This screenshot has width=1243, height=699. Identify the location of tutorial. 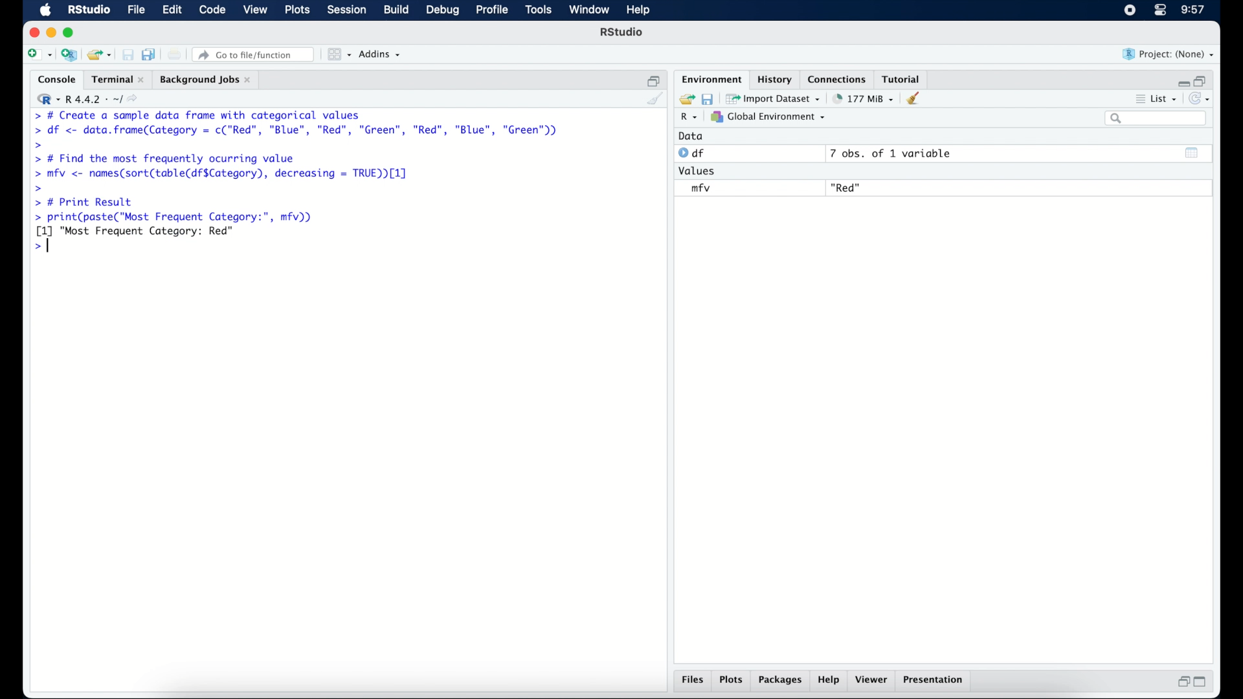
(904, 78).